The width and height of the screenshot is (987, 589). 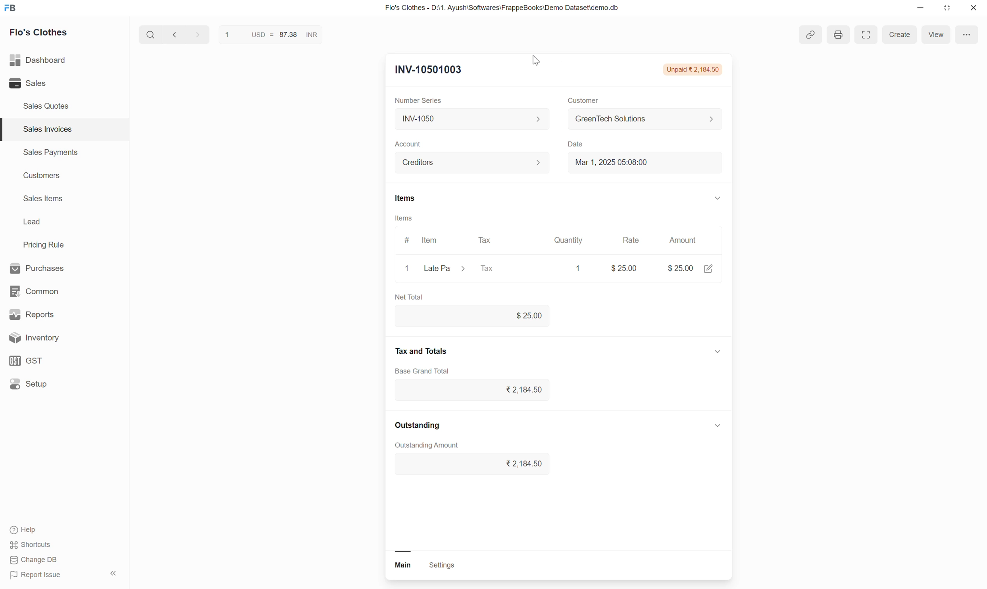 What do you see at coordinates (677, 268) in the screenshot?
I see `amount ` at bounding box center [677, 268].